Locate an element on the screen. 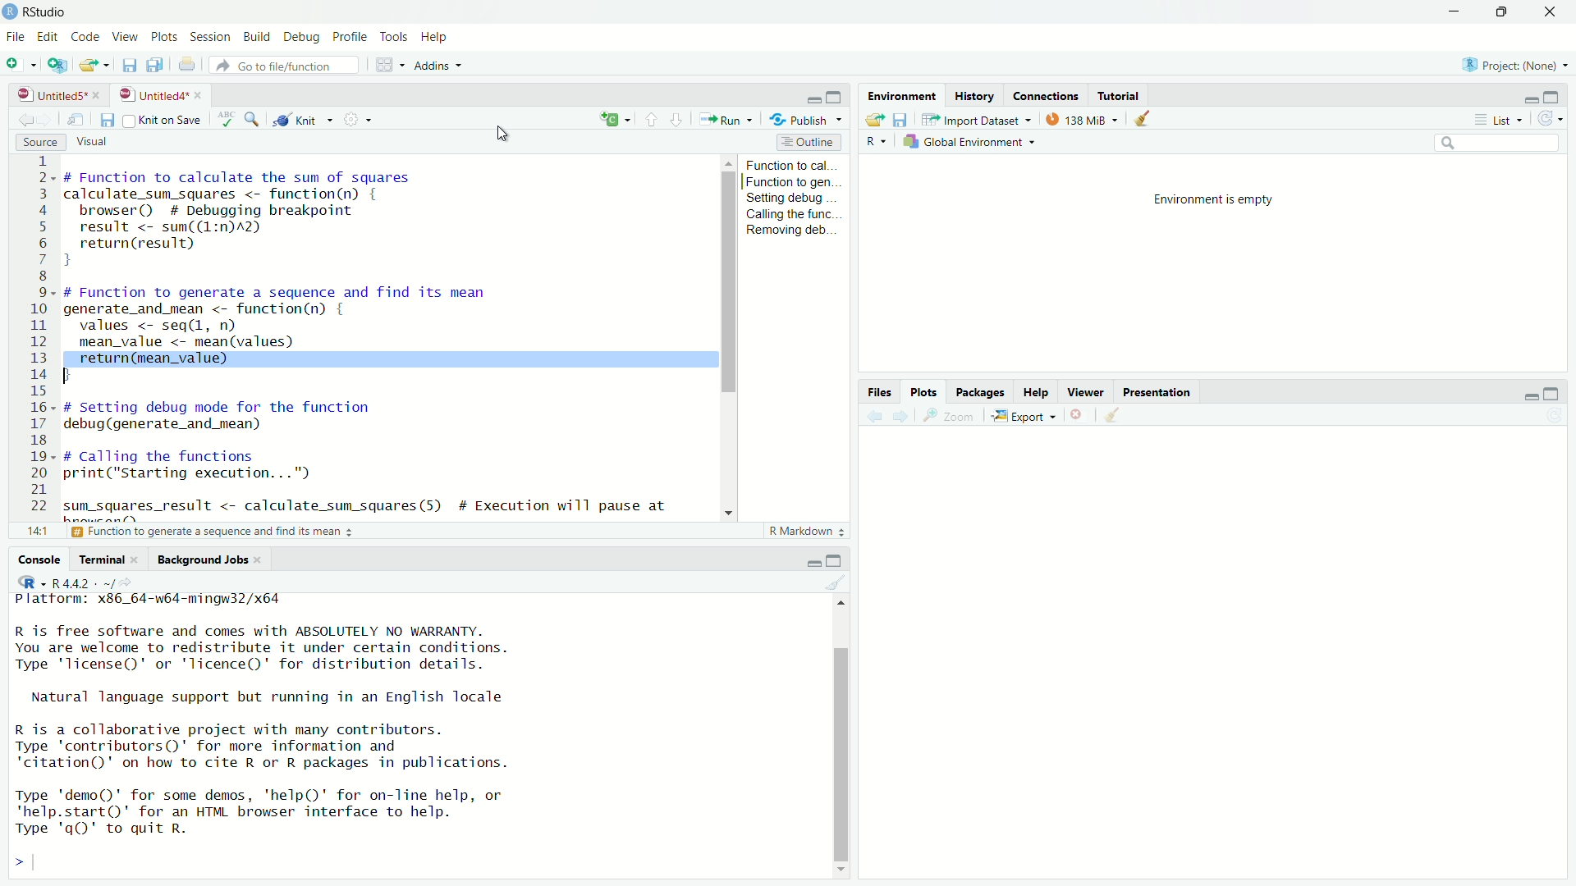 The image size is (1576, 886). scrollbar is located at coordinates (727, 336).